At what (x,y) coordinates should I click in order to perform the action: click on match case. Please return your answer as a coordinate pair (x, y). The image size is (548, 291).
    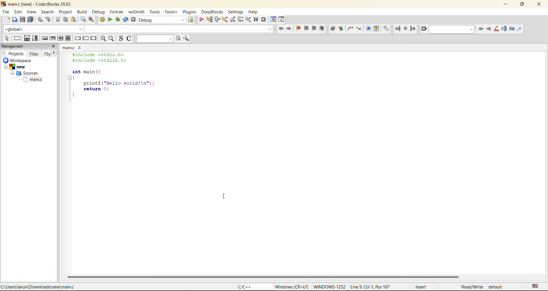
    Looking at the image, I should click on (512, 29).